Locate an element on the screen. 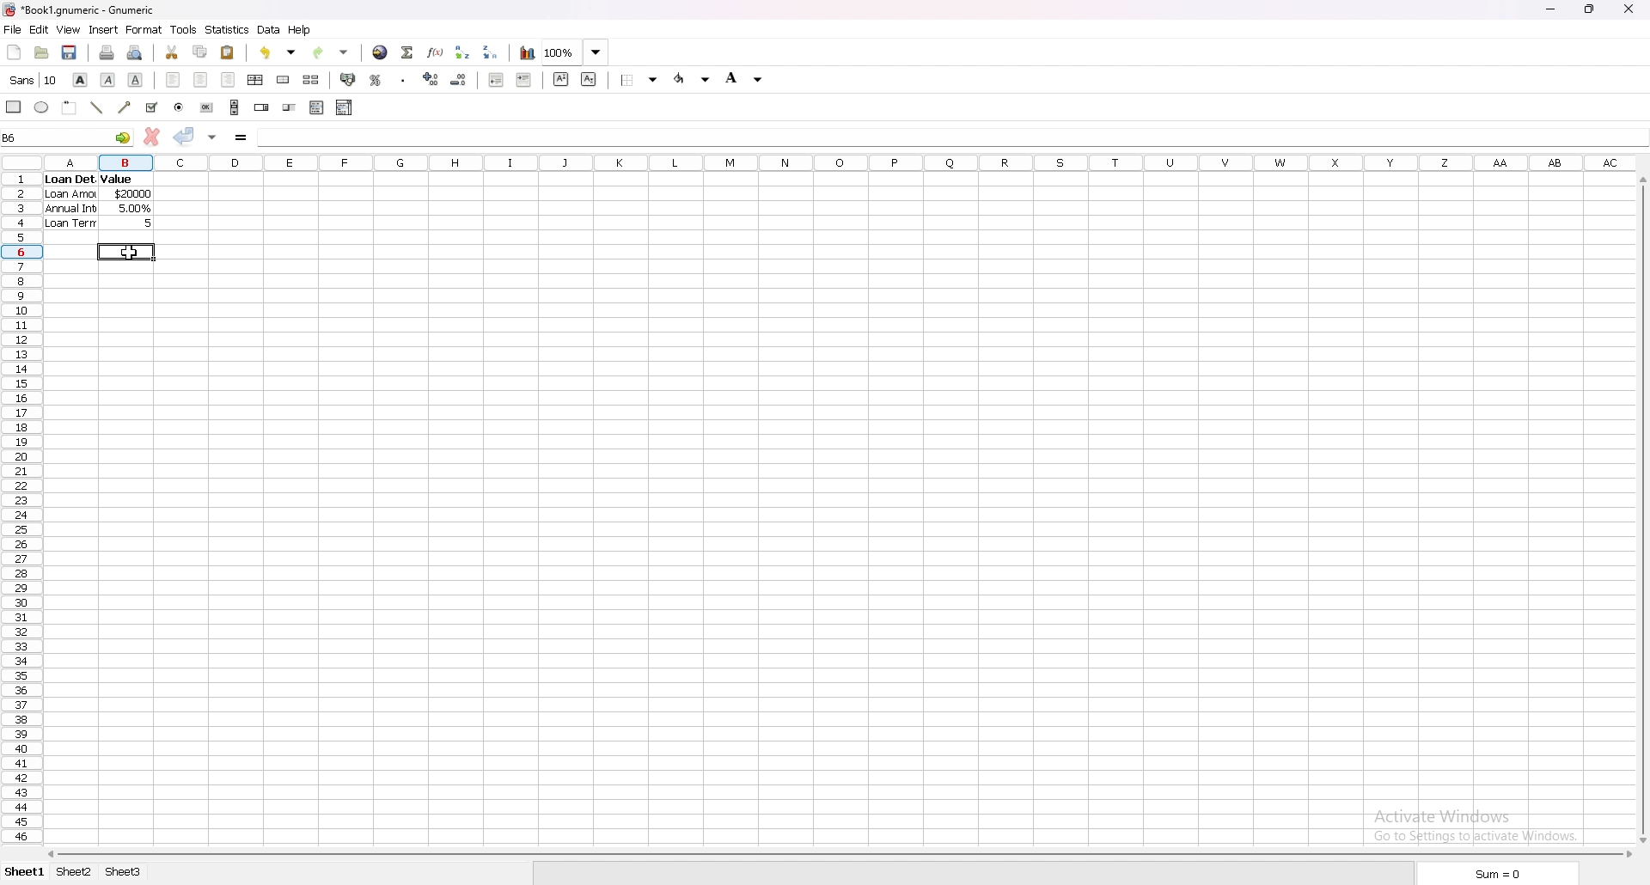  right align is located at coordinates (229, 79).